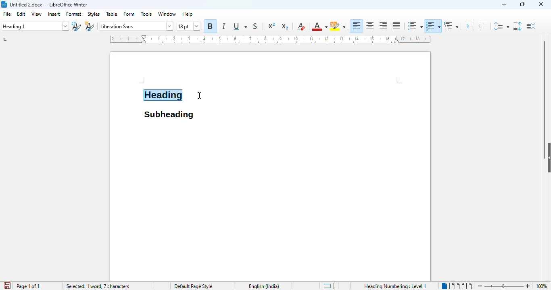 The width and height of the screenshot is (551, 290). I want to click on underline unselected, so click(239, 27).